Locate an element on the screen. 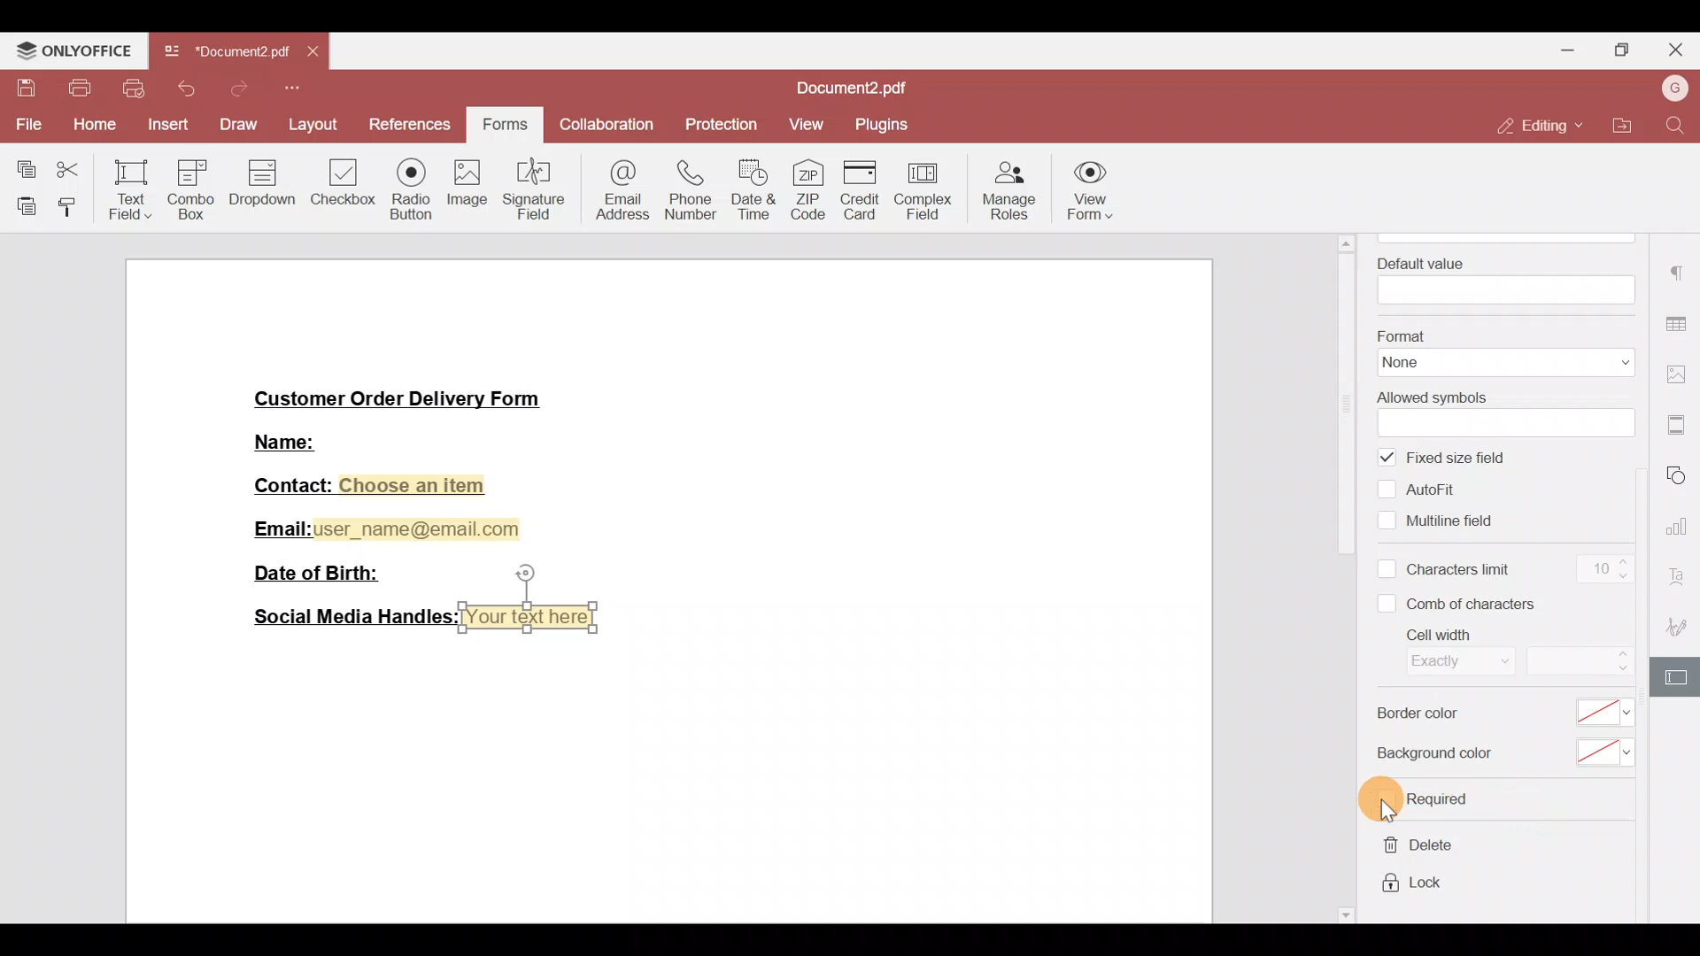 The height and width of the screenshot is (956, 1700). Lock is located at coordinates (1414, 886).